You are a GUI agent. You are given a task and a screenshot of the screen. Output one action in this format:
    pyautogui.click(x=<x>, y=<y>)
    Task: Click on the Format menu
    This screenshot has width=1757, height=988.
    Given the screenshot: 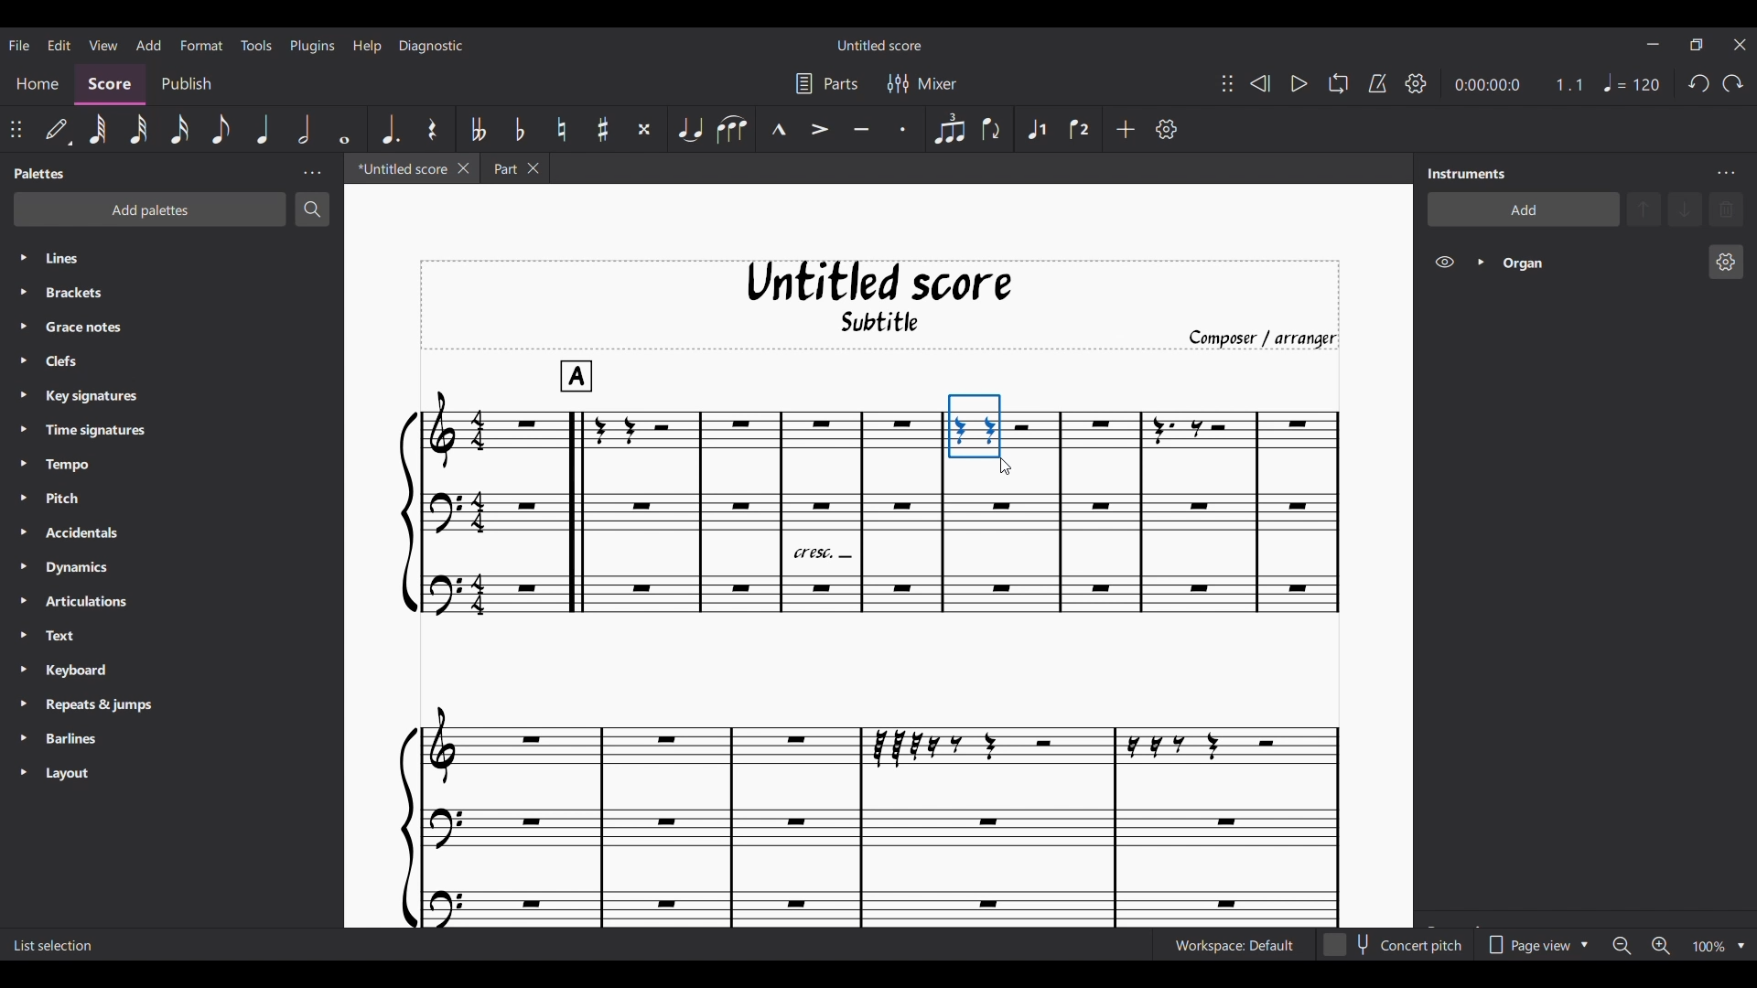 What is the action you would take?
    pyautogui.click(x=200, y=42)
    